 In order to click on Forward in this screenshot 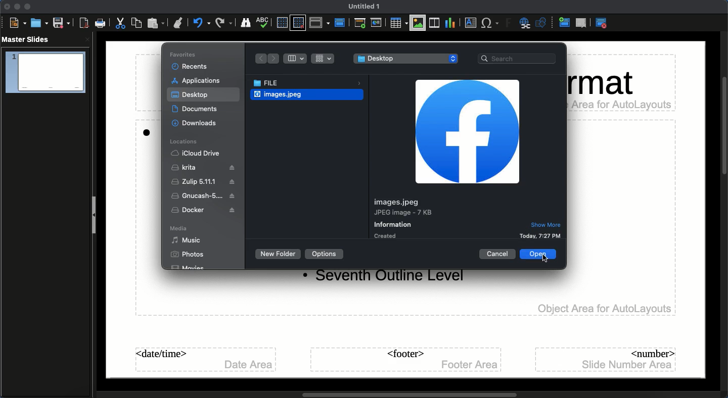, I will do `click(274, 59)`.